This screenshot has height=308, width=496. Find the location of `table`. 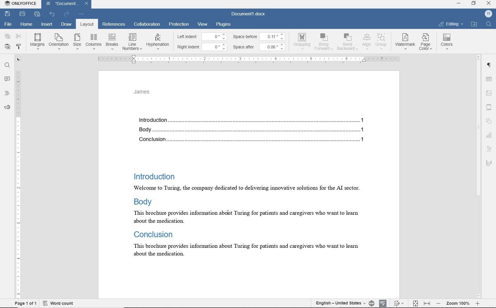

table is located at coordinates (490, 79).